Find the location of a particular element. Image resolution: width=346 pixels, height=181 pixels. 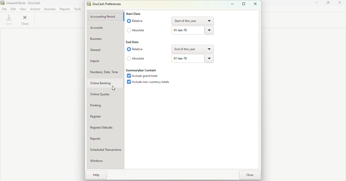

close is located at coordinates (255, 4).